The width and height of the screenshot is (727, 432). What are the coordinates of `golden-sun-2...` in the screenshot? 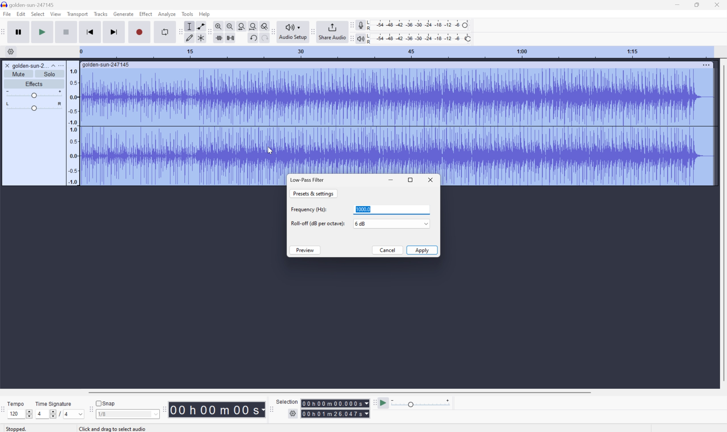 It's located at (34, 65).